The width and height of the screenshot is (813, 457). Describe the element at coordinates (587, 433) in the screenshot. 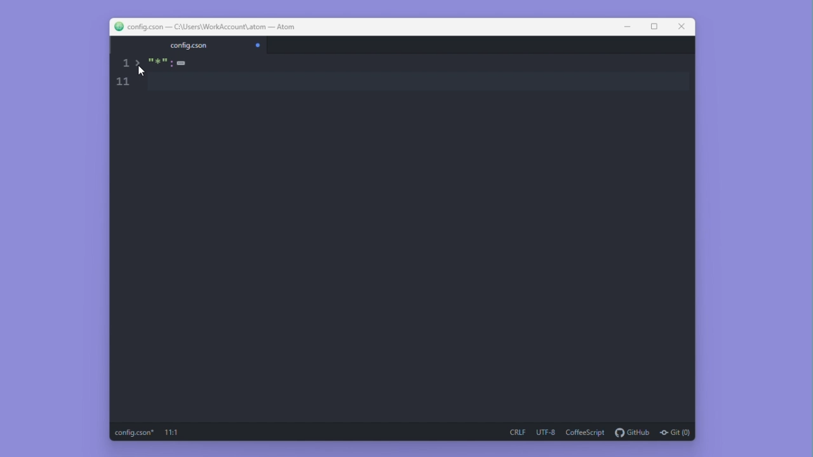

I see `coffeescript` at that location.